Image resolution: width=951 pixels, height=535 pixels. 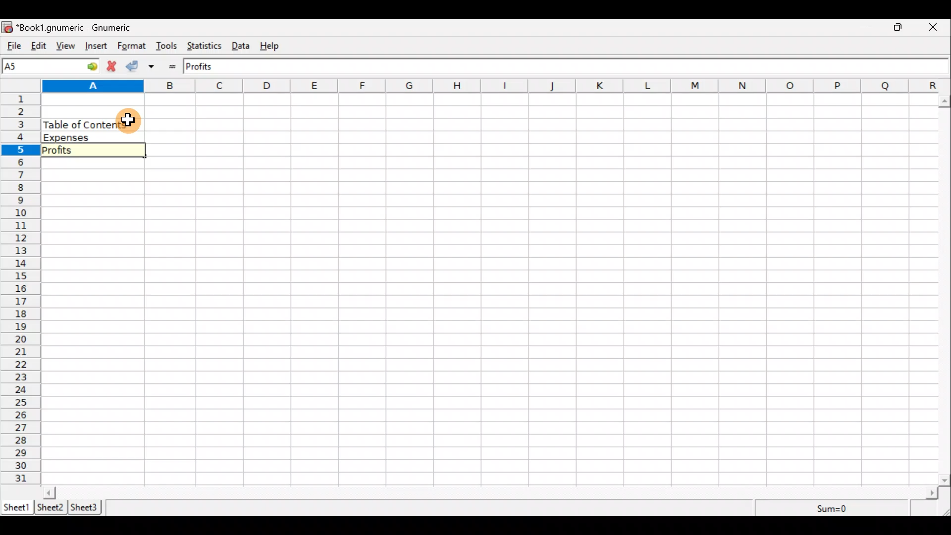 What do you see at coordinates (945, 102) in the screenshot?
I see `scroll up` at bounding box center [945, 102].